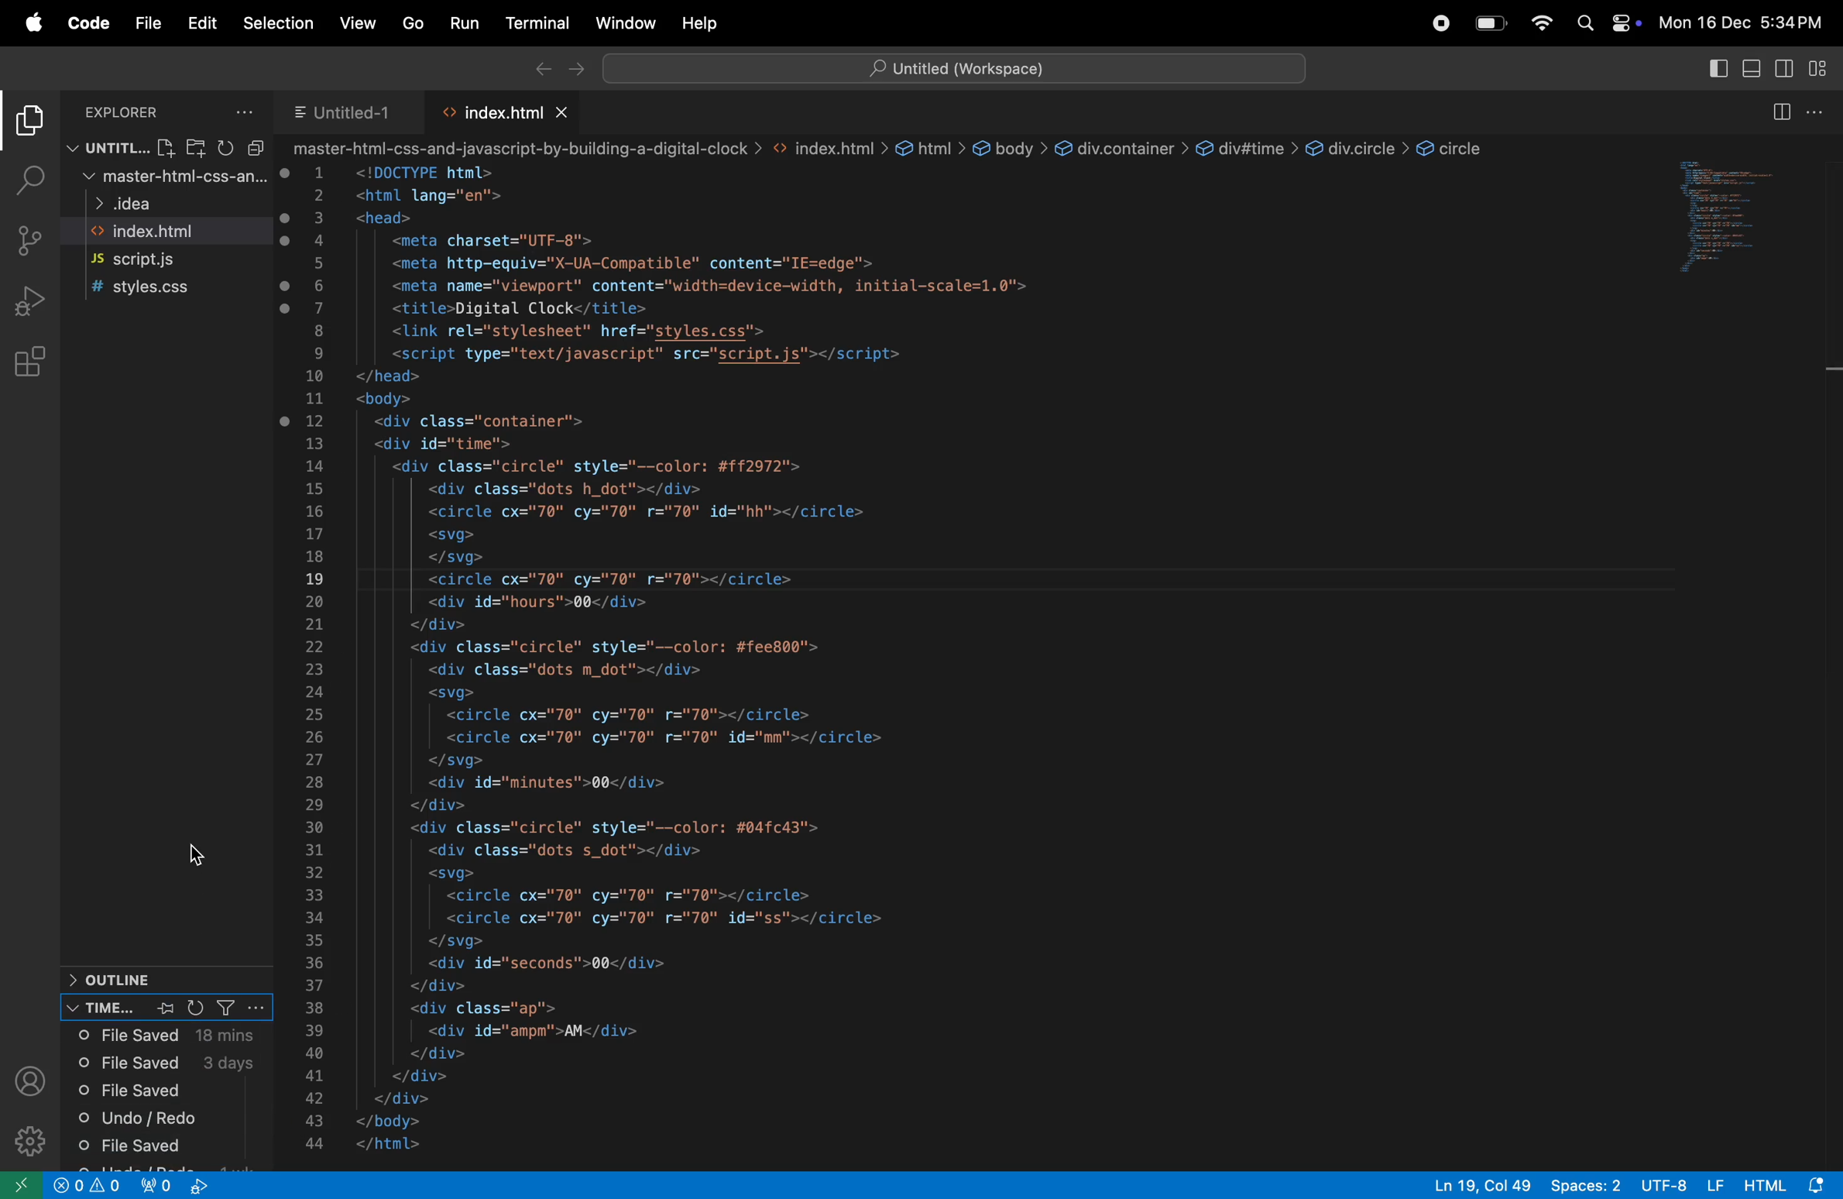 The image size is (1843, 1199). I want to click on master html, so click(169, 179).